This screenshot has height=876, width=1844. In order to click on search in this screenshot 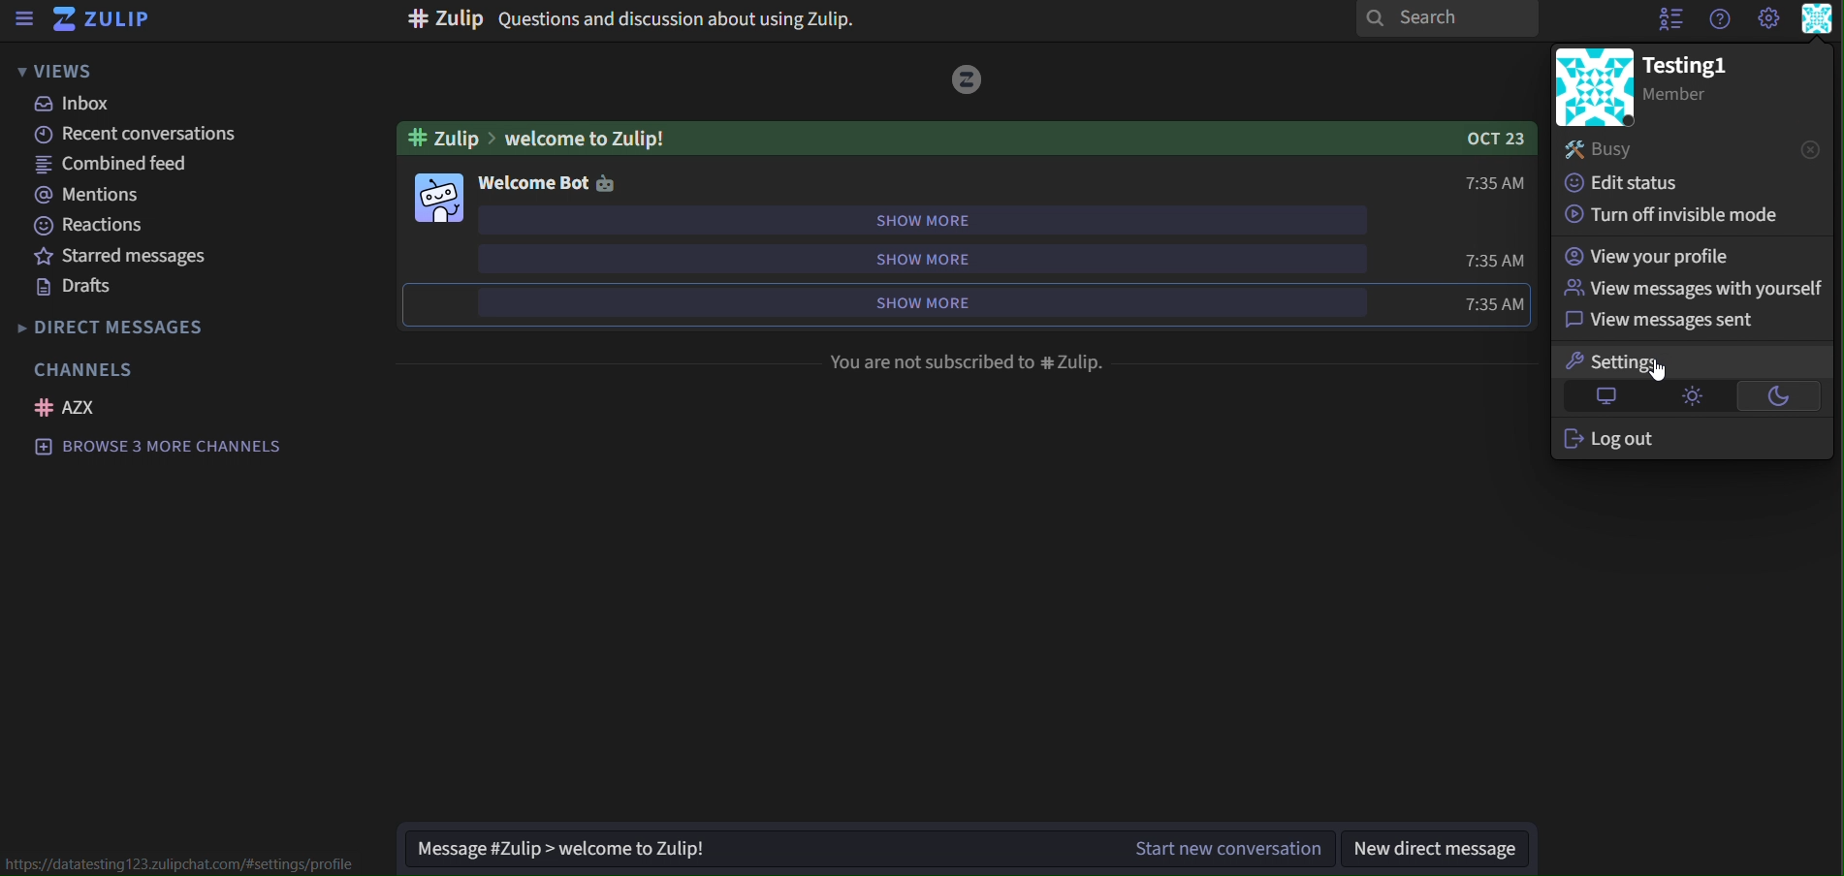, I will do `click(1447, 17)`.